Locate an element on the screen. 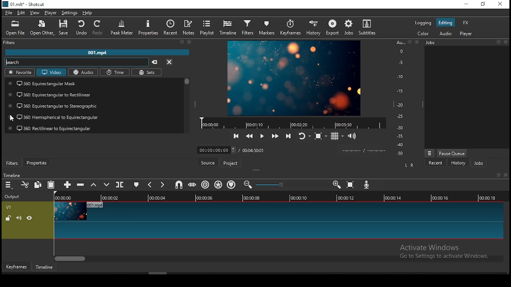 This screenshot has height=287, width=511. Jobs is located at coordinates (349, 27).